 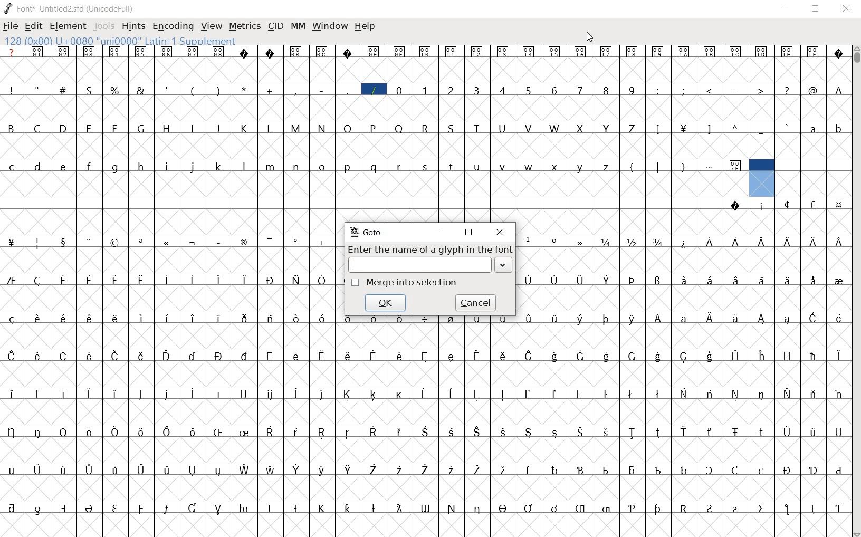 What do you see at coordinates (217, 52) in the screenshot?
I see `Symbol` at bounding box center [217, 52].